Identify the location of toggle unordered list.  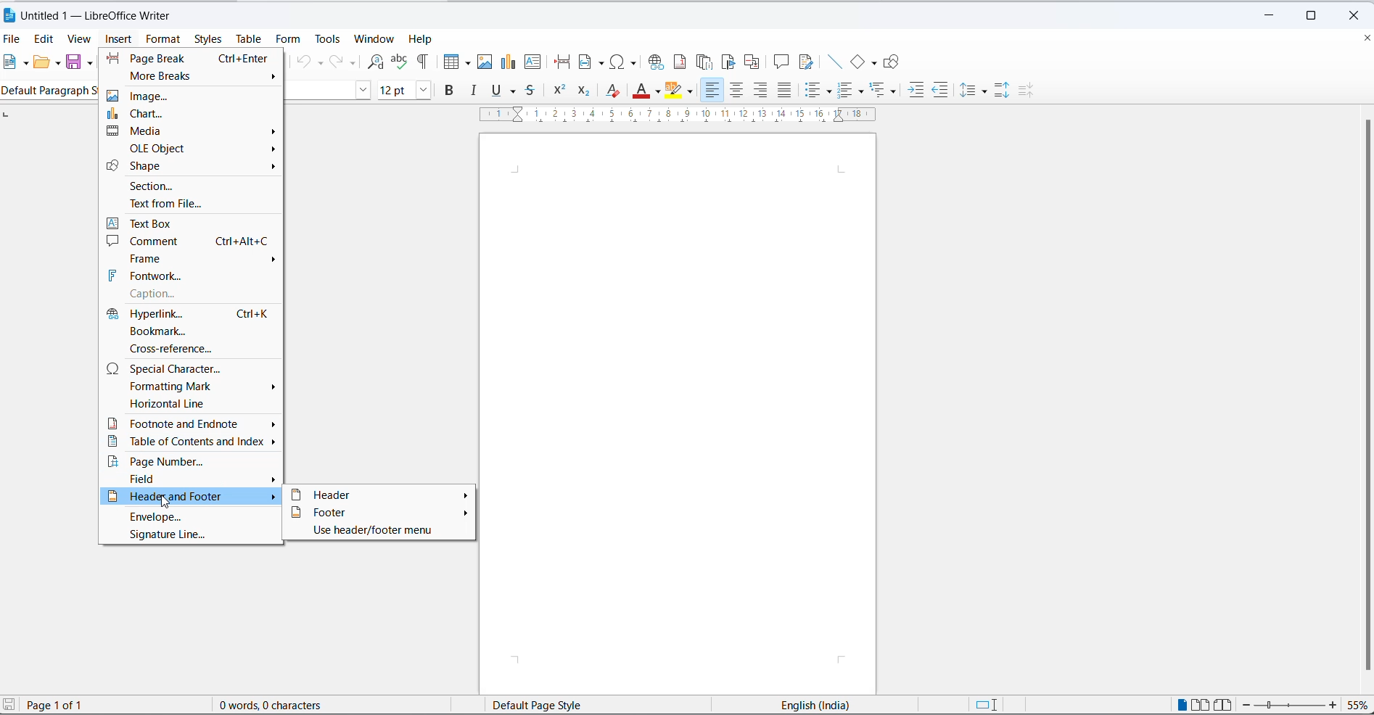
(815, 91).